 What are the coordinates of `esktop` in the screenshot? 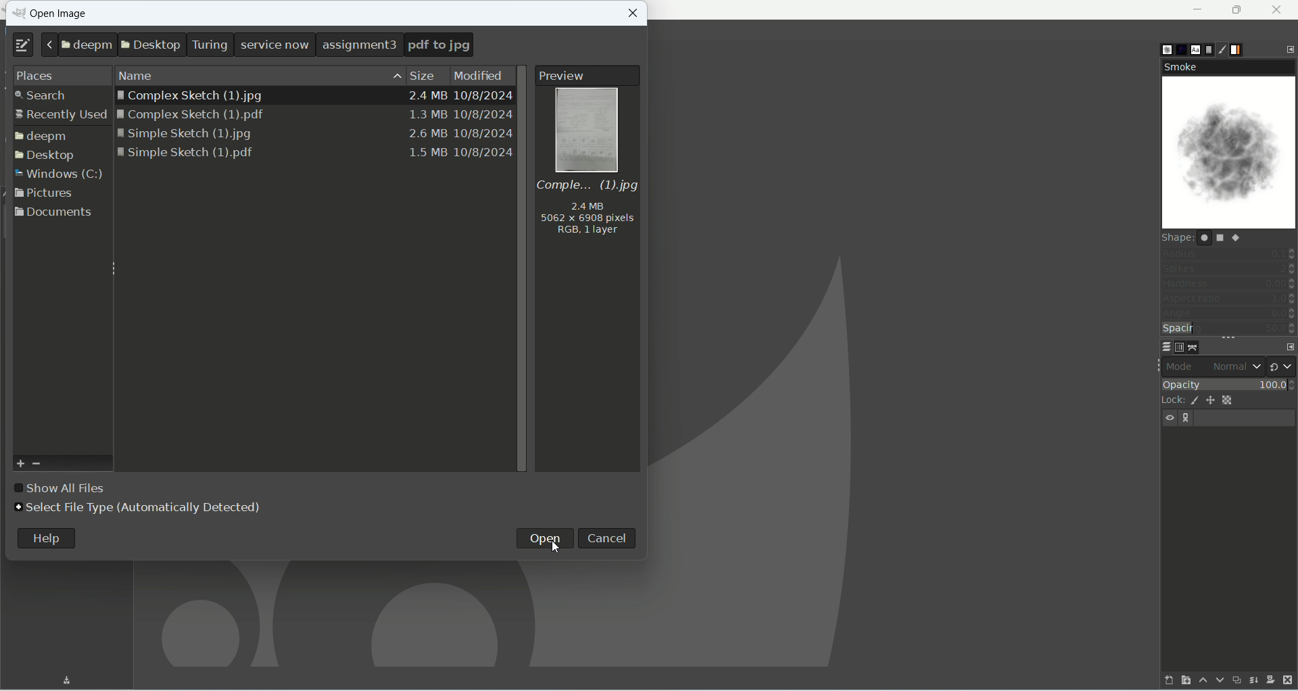 It's located at (50, 156).